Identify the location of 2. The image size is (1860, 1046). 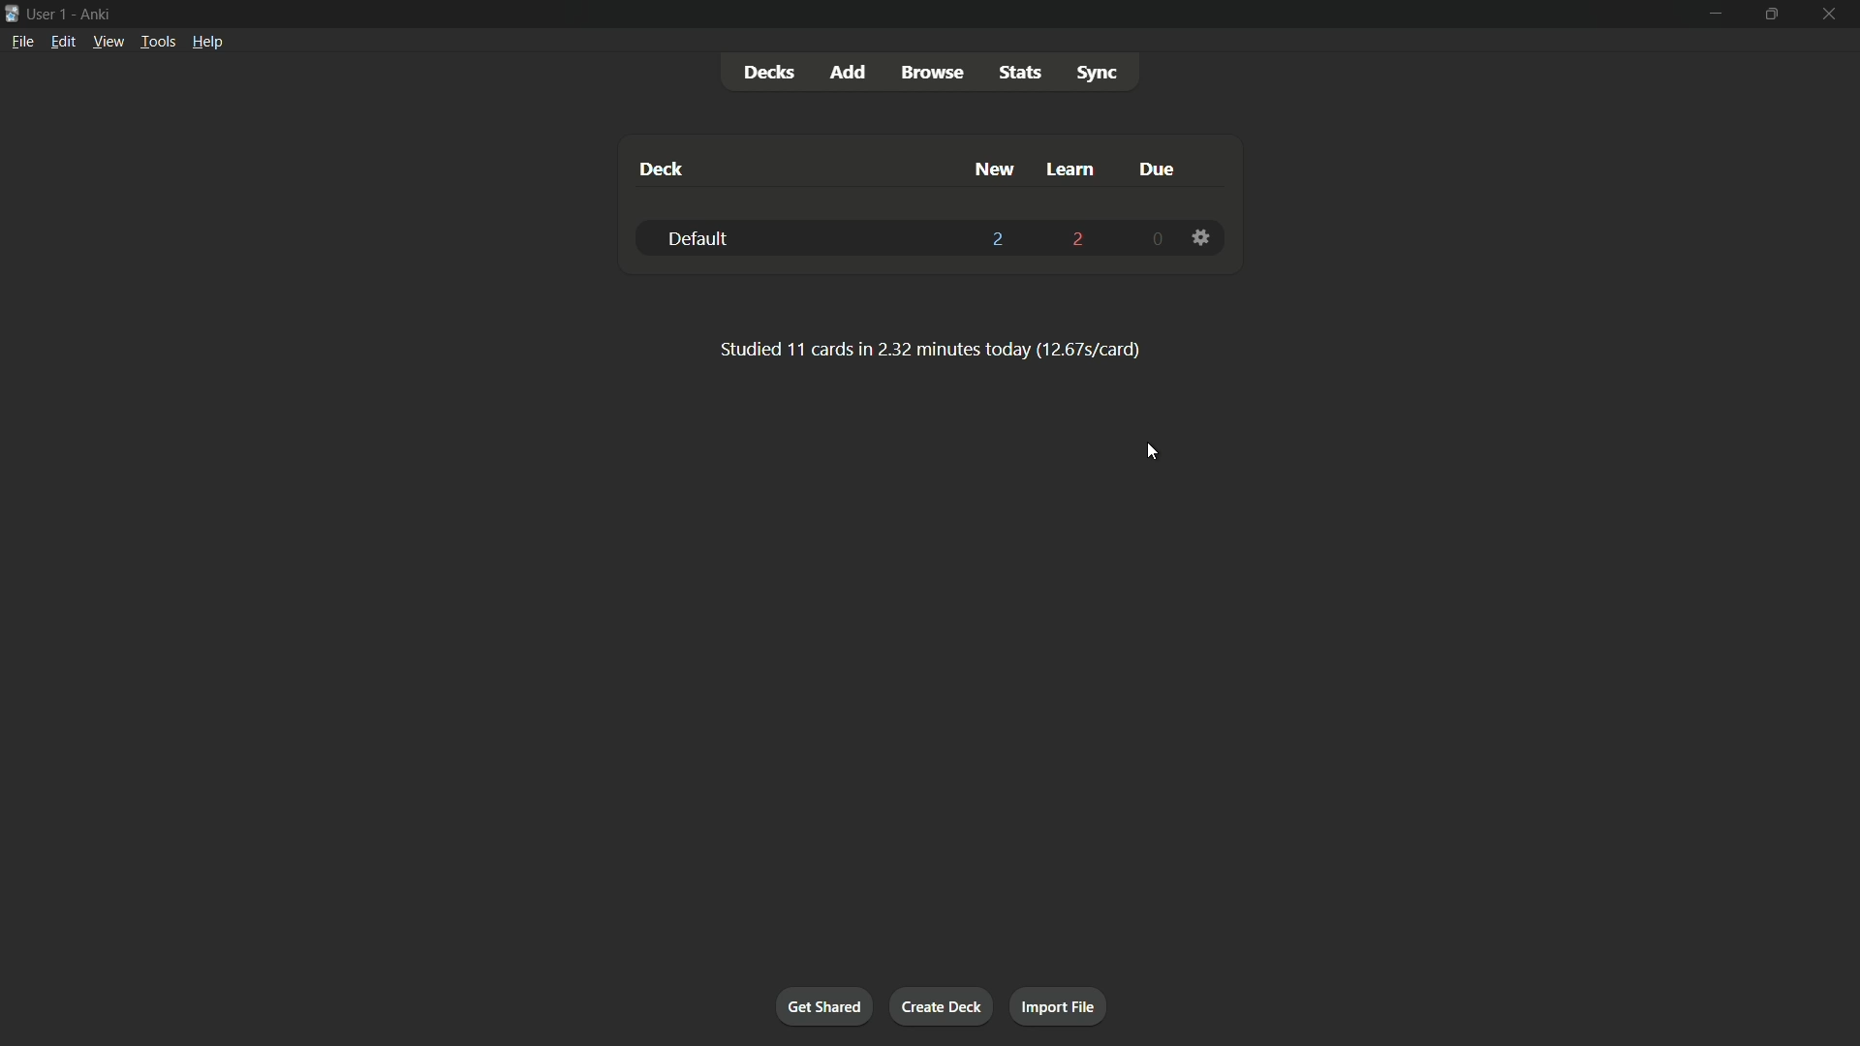
(1074, 240).